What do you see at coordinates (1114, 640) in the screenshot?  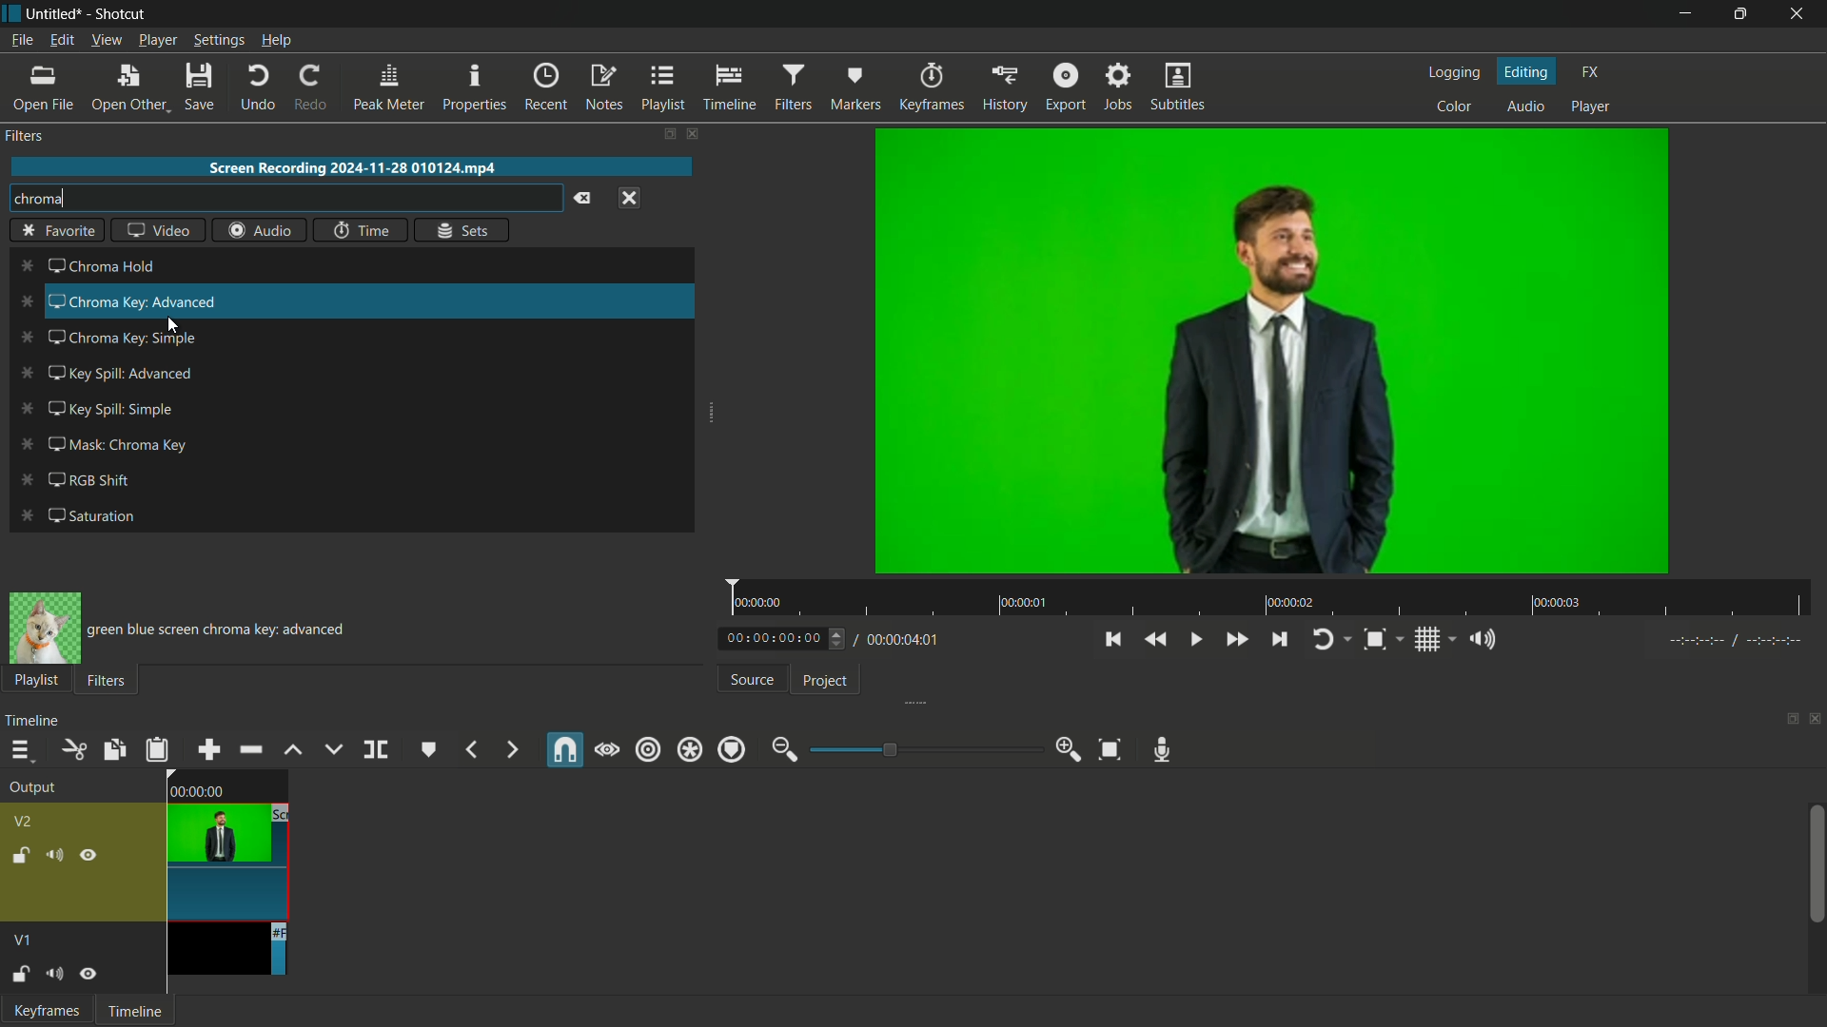 I see `skip to the previous point` at bounding box center [1114, 640].